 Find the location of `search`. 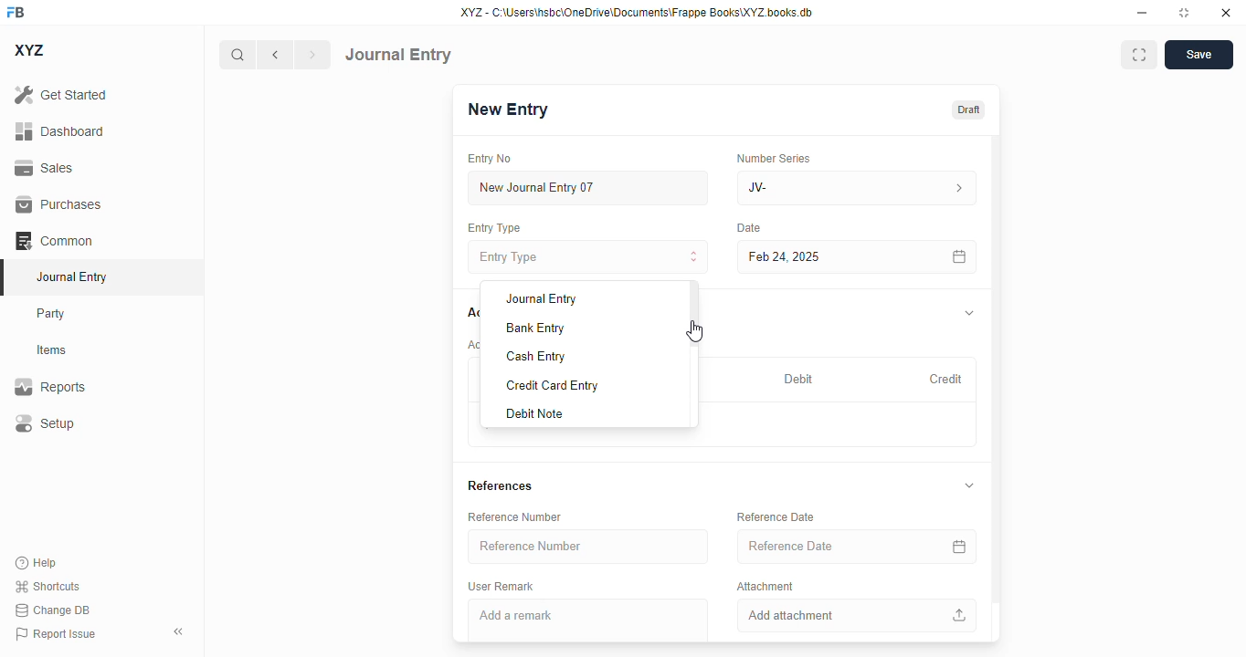

search is located at coordinates (237, 55).